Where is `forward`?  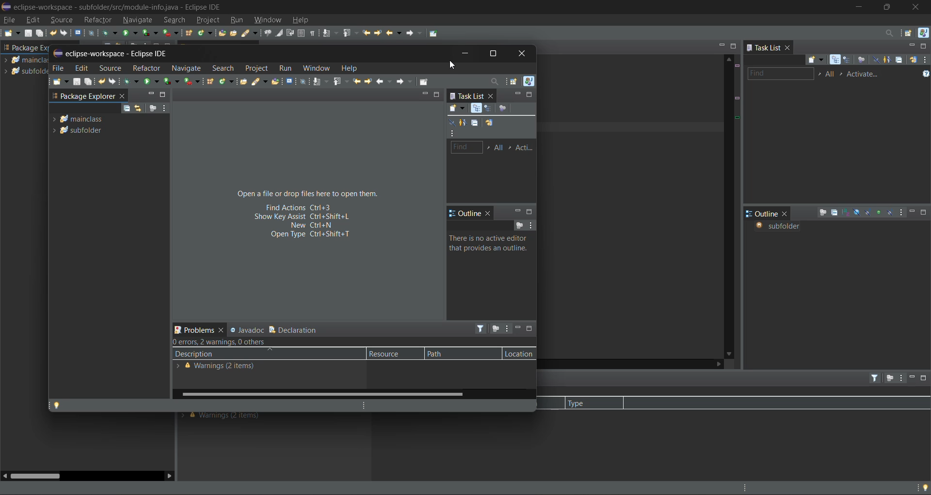
forward is located at coordinates (415, 33).